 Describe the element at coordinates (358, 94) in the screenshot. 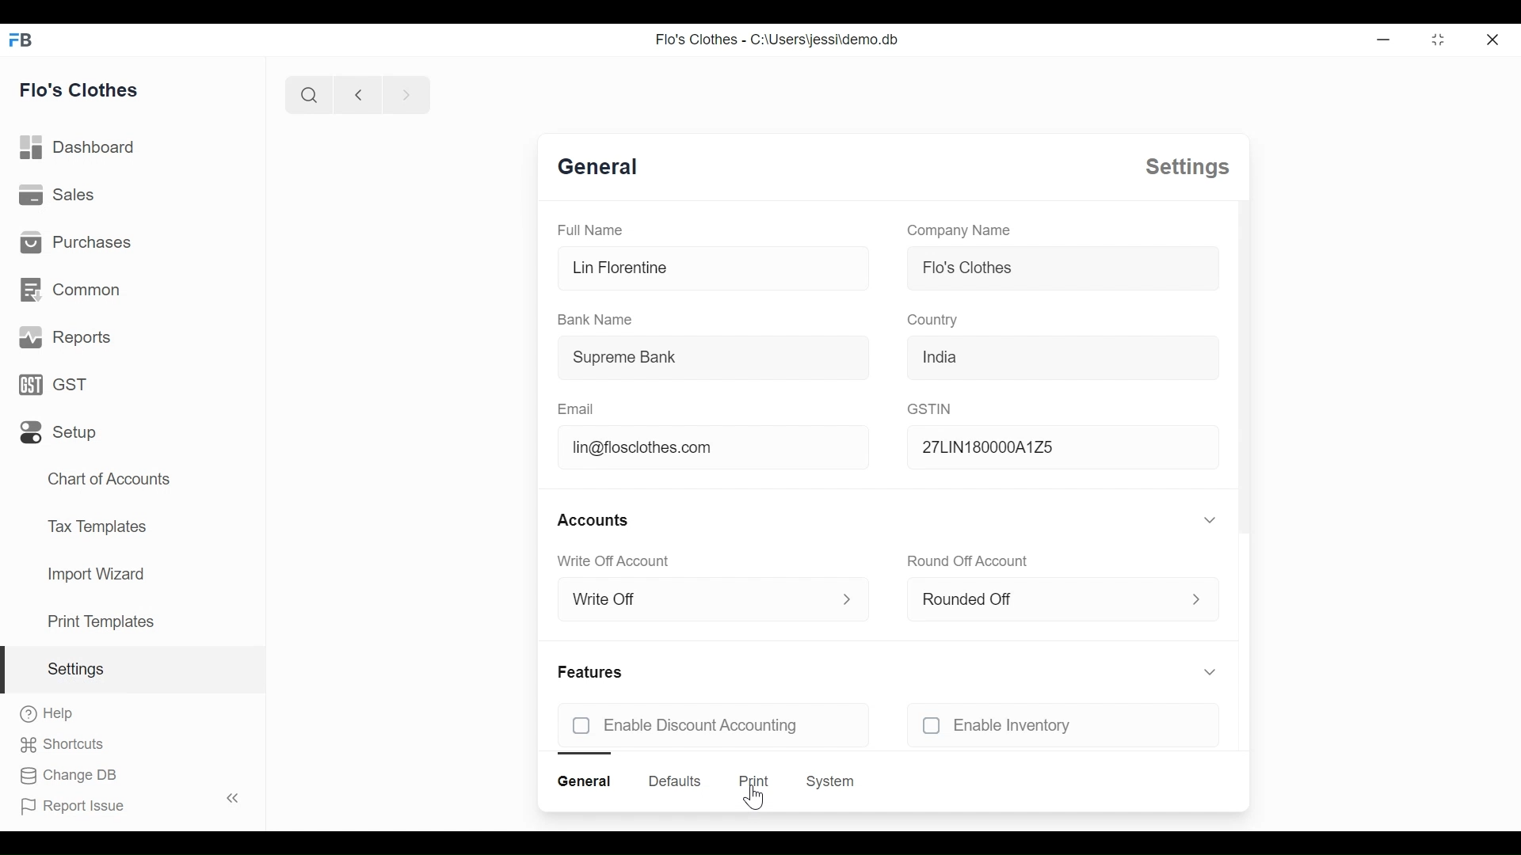

I see `previous` at that location.